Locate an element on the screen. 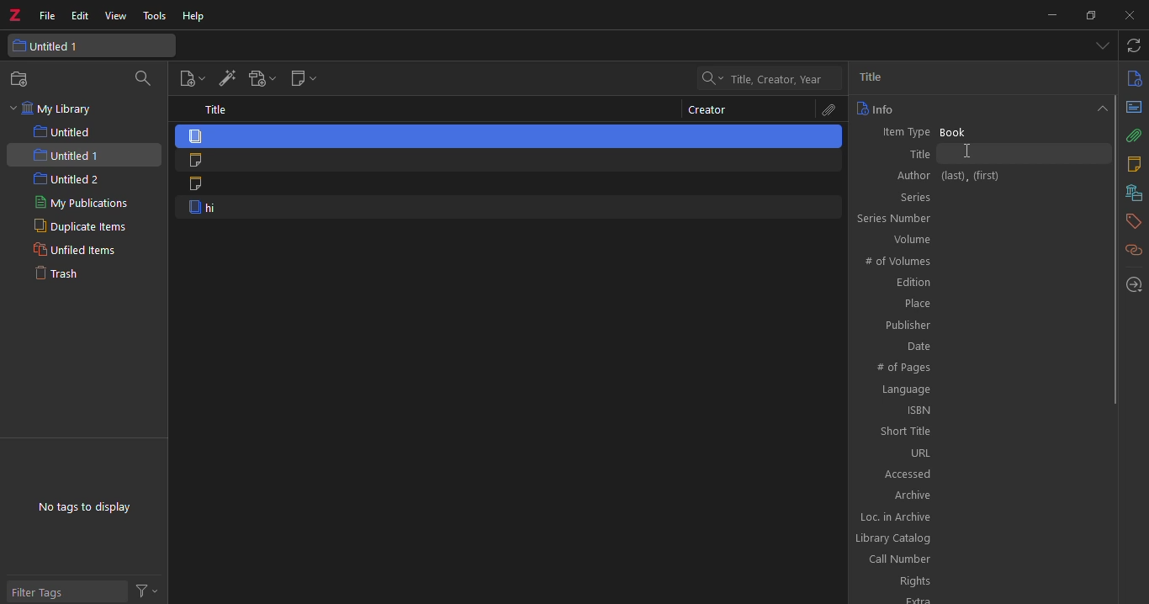 Image resolution: width=1149 pixels, height=604 pixels. untitled 1 is located at coordinates (83, 155).